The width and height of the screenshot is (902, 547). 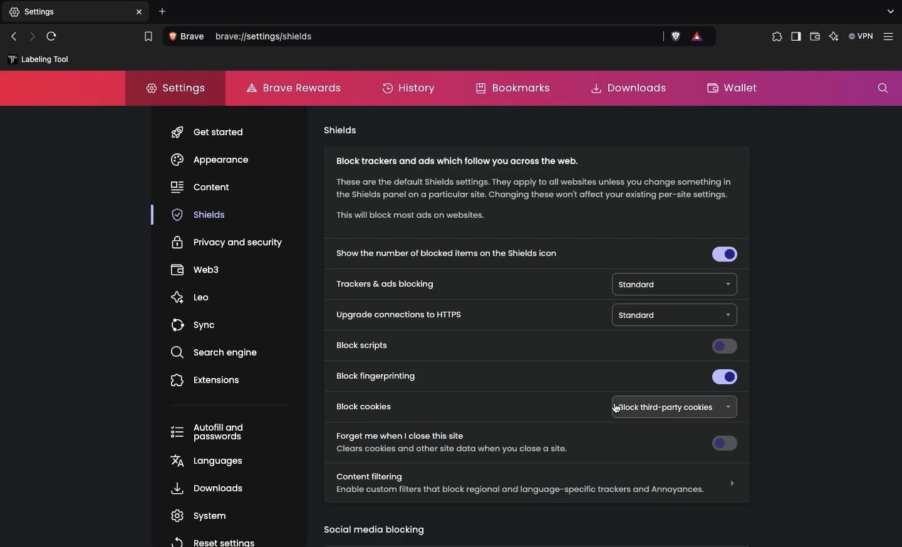 What do you see at coordinates (294, 88) in the screenshot?
I see `Brave rewards` at bounding box center [294, 88].